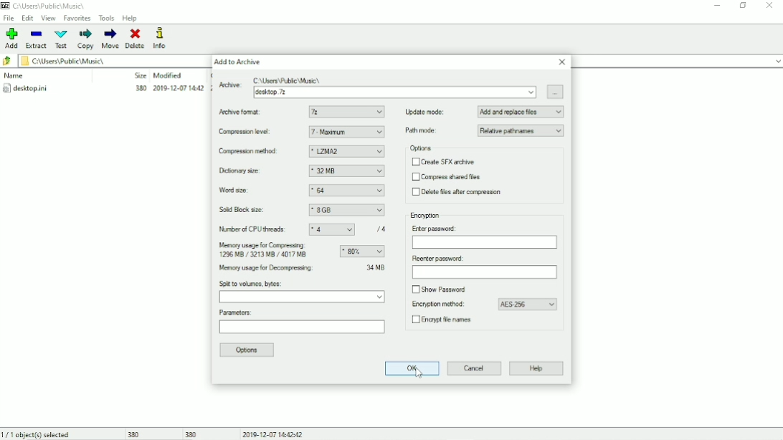  What do you see at coordinates (229, 87) in the screenshot?
I see `Archive` at bounding box center [229, 87].